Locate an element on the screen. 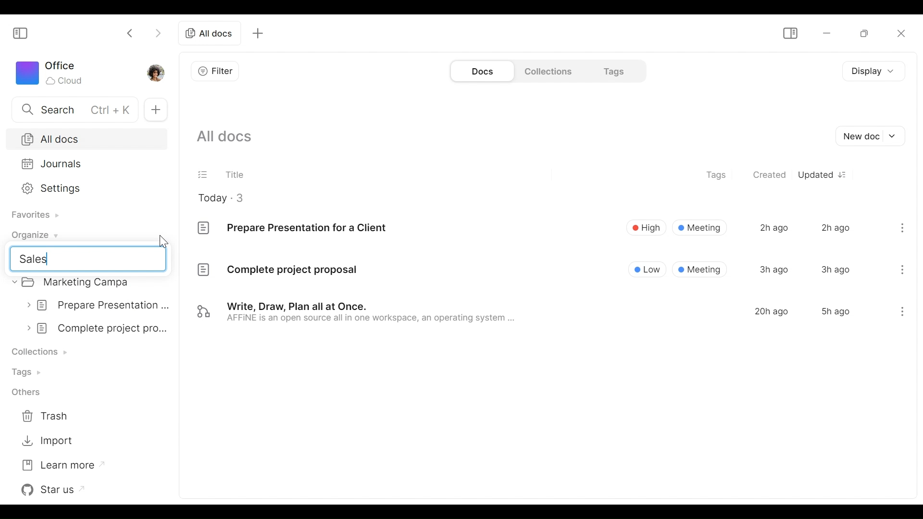  Updated is located at coordinates (815, 174).